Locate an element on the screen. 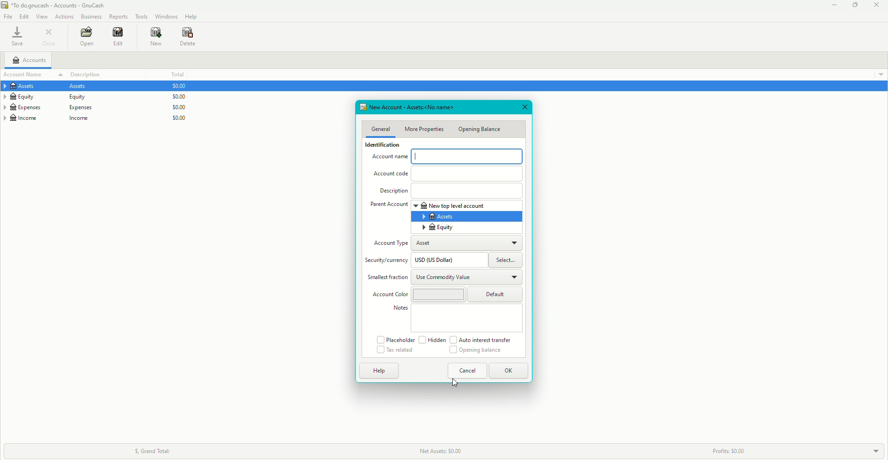 The width and height of the screenshot is (888, 460). Cursor is located at coordinates (456, 380).